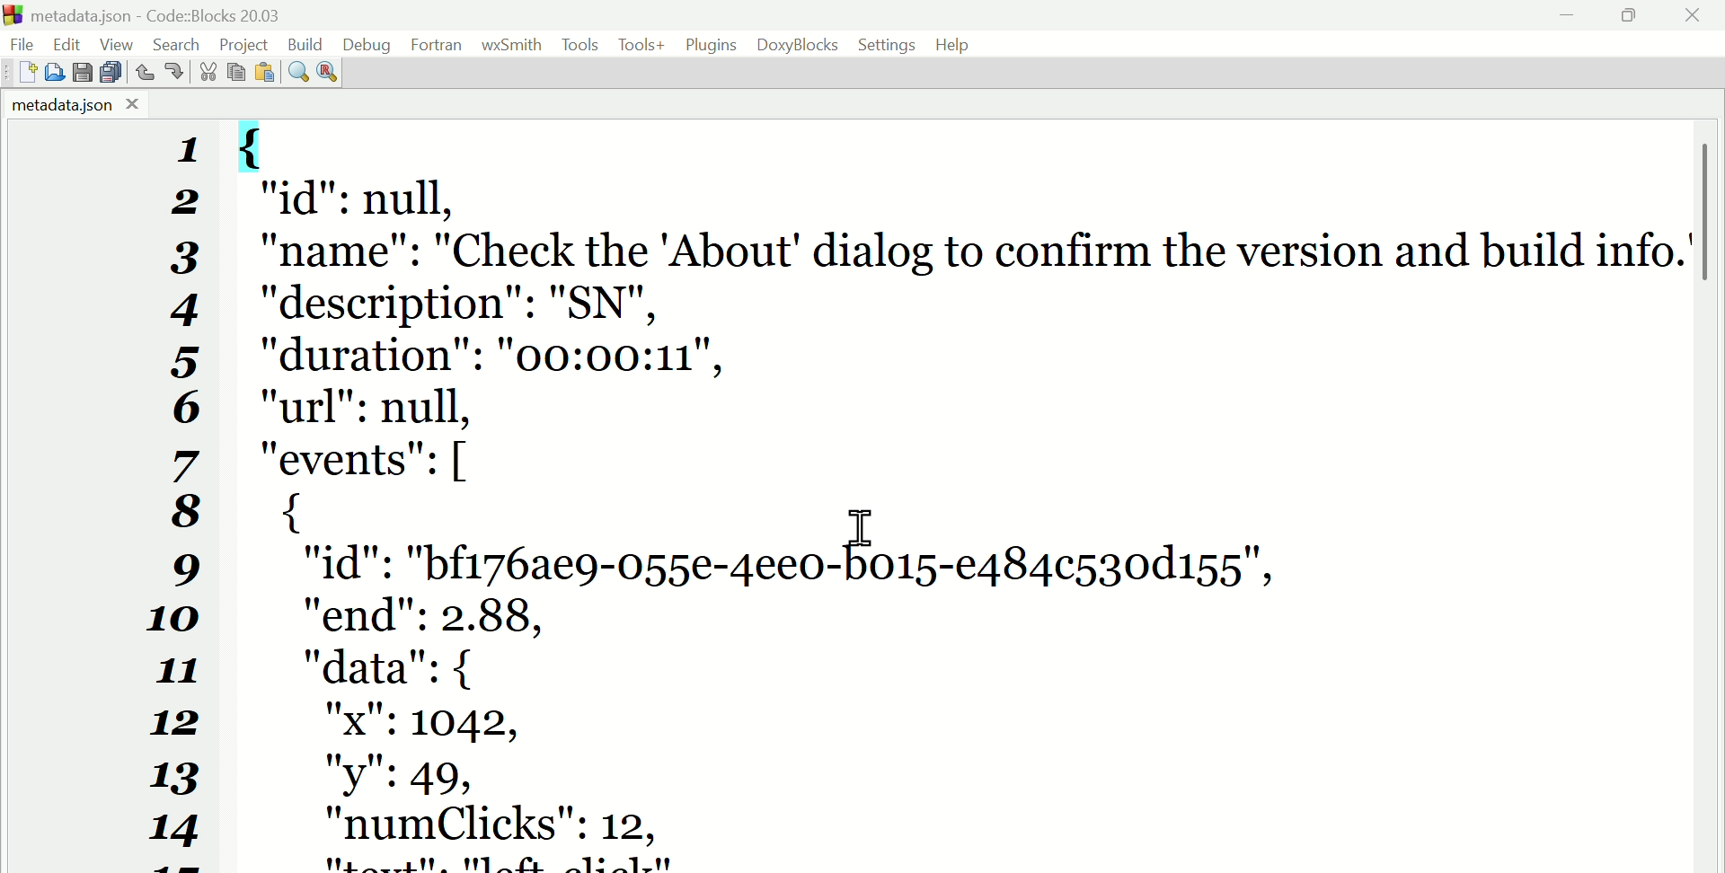 This screenshot has height=873, width=1725. I want to click on Metadata.Json code blocks 20.03, so click(152, 15).